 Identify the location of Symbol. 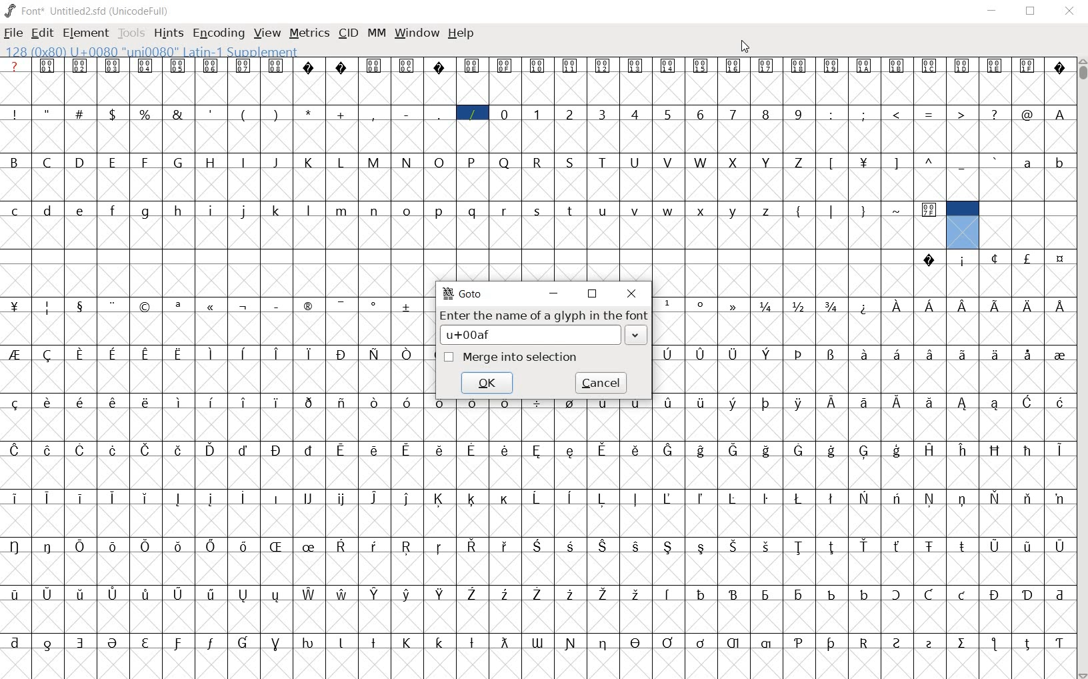
(376, 545).